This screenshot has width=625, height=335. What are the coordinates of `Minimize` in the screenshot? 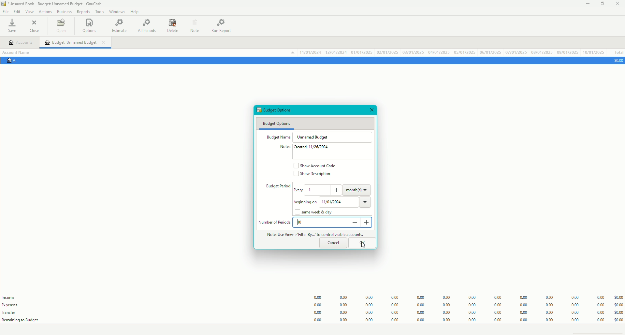 It's located at (587, 5).